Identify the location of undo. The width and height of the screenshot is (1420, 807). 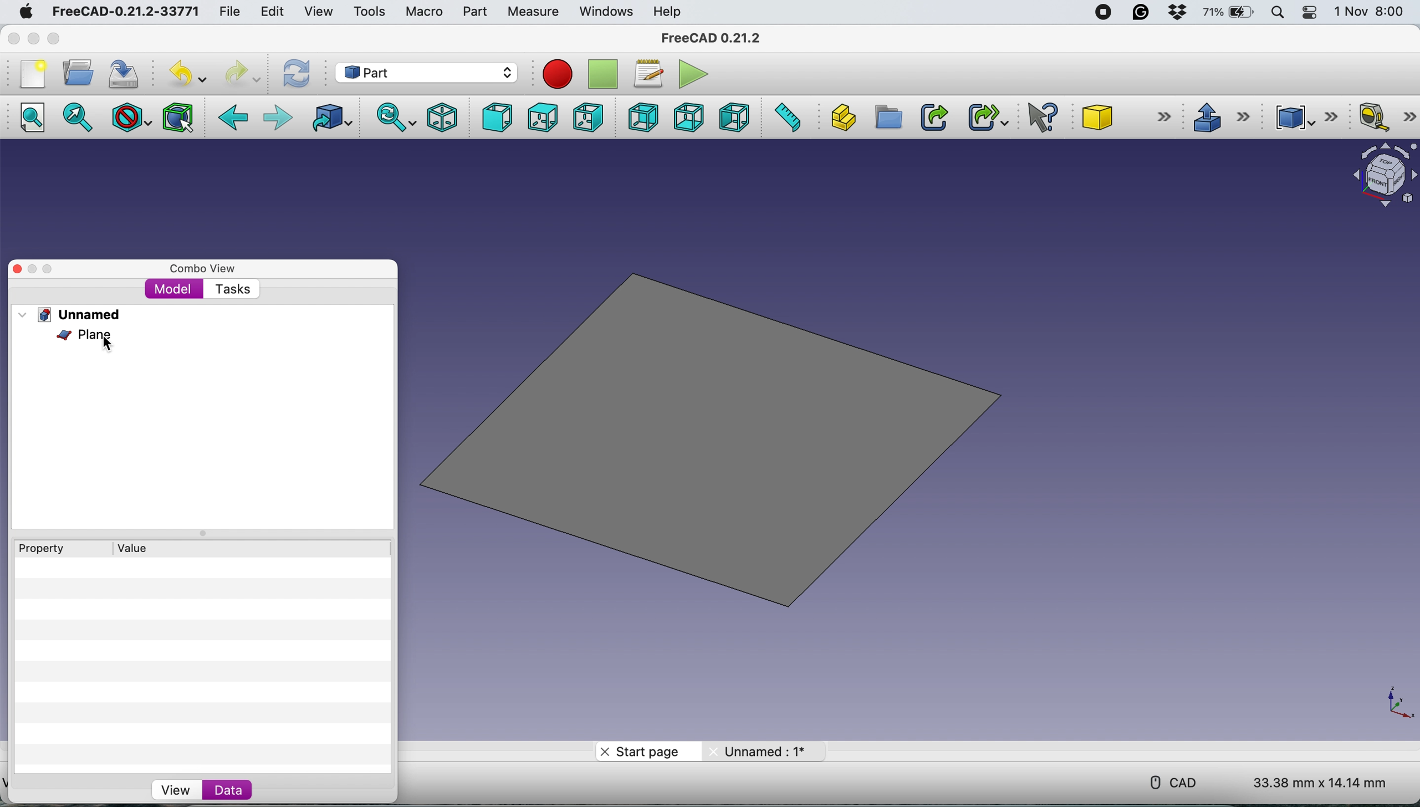
(188, 74).